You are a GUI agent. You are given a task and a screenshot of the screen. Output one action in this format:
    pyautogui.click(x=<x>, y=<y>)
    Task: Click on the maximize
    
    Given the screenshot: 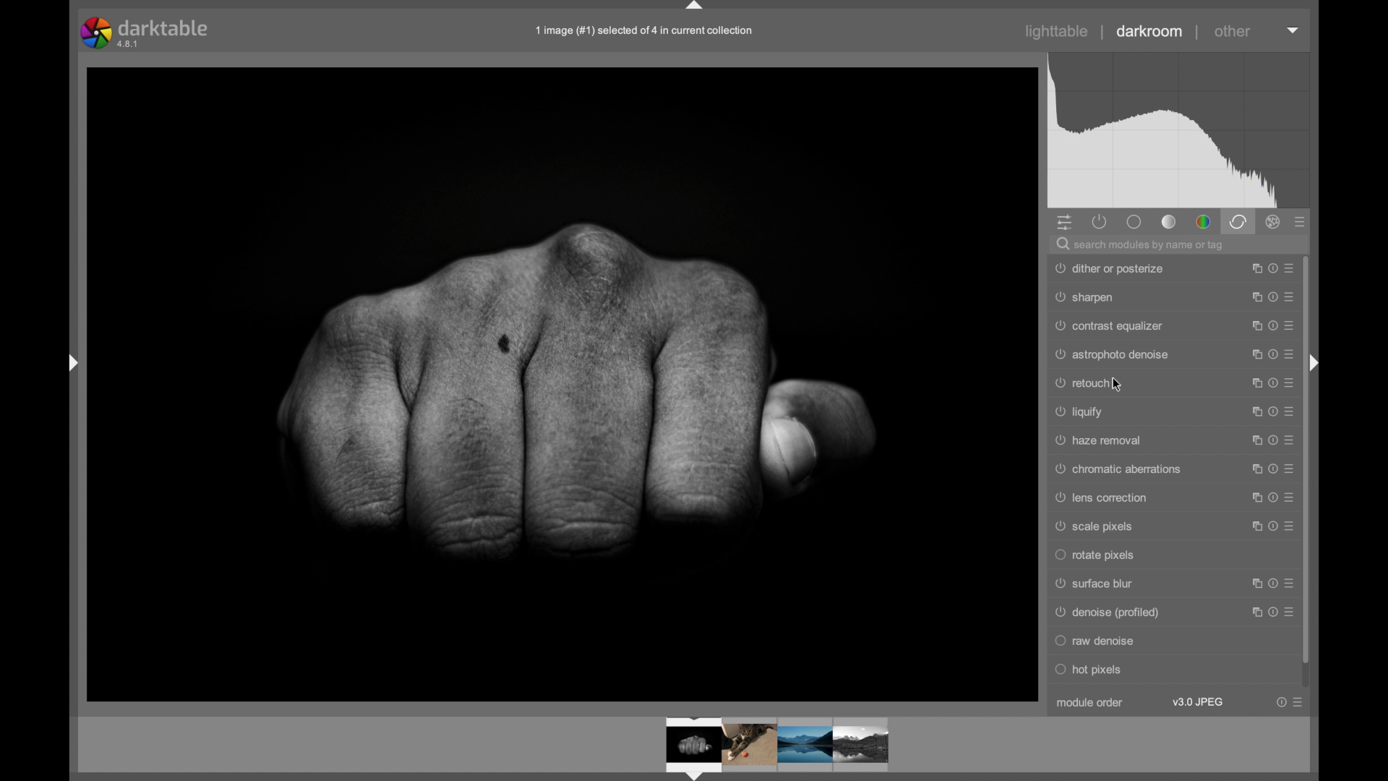 What is the action you would take?
    pyautogui.click(x=1252, y=526)
    